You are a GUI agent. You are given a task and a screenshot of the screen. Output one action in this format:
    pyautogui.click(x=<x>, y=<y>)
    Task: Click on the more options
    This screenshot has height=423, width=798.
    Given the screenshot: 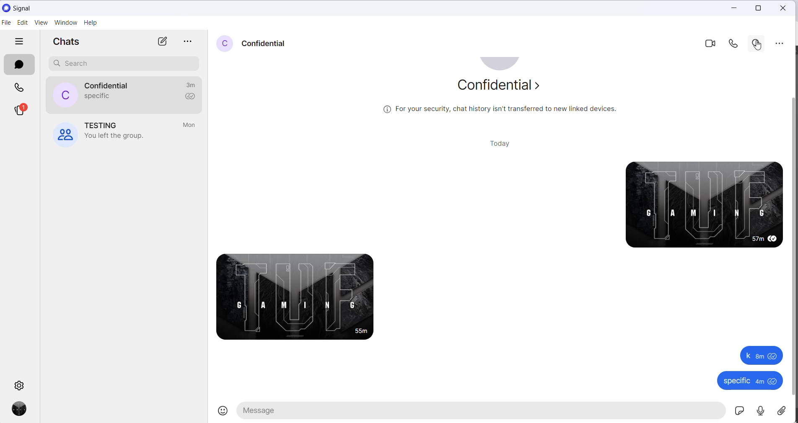 What is the action you would take?
    pyautogui.click(x=780, y=43)
    